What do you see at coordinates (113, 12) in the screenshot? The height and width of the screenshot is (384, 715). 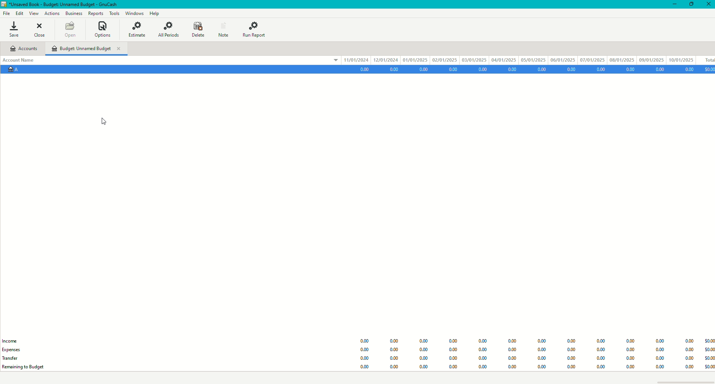 I see `Tools` at bounding box center [113, 12].